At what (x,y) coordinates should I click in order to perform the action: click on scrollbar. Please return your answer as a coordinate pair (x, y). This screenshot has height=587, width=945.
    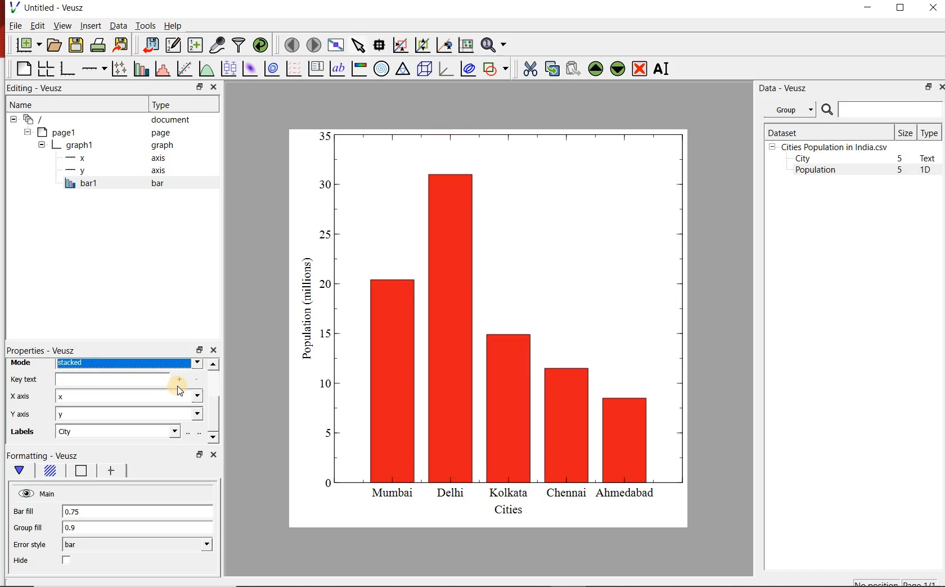
    Looking at the image, I should click on (213, 401).